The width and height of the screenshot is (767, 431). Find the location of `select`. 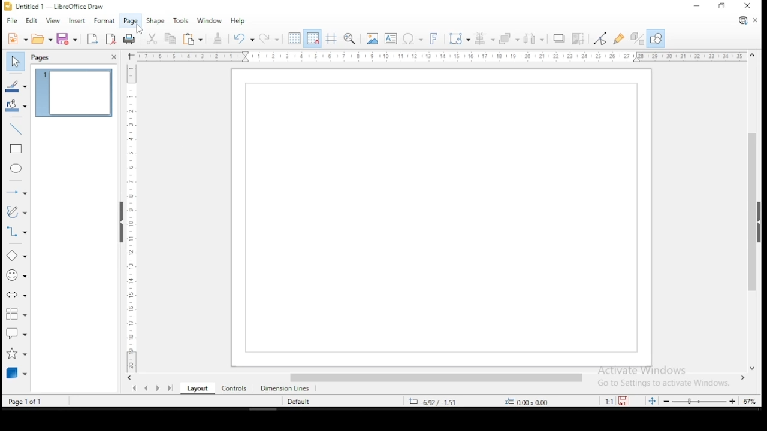

select is located at coordinates (17, 62).